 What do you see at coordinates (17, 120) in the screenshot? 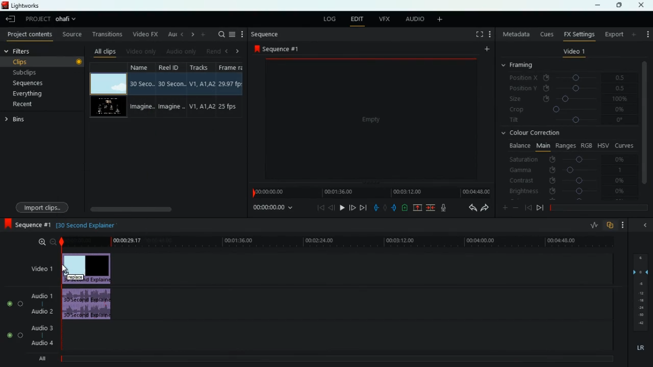
I see `bins` at bounding box center [17, 120].